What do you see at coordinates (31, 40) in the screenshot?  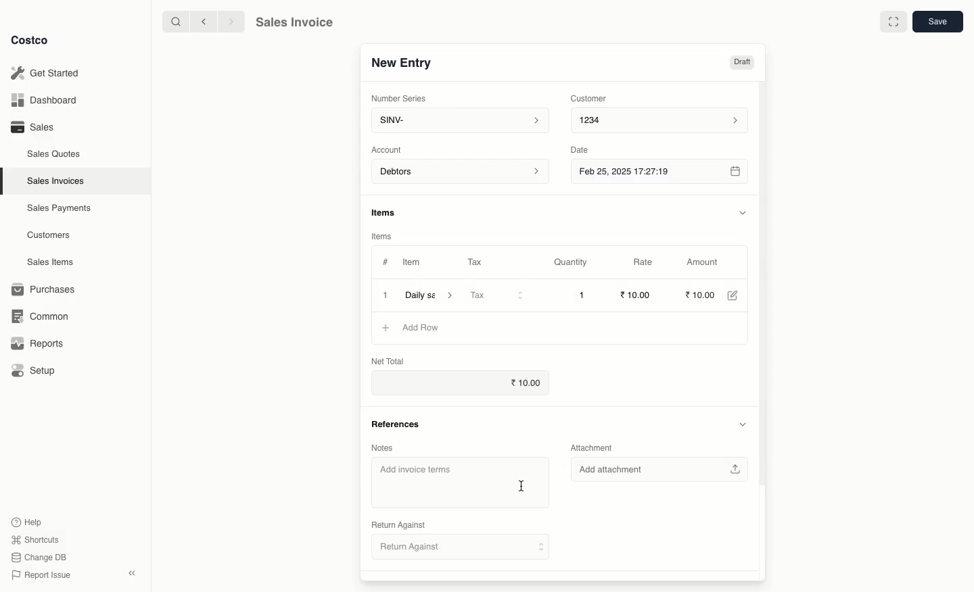 I see `Costco` at bounding box center [31, 40].